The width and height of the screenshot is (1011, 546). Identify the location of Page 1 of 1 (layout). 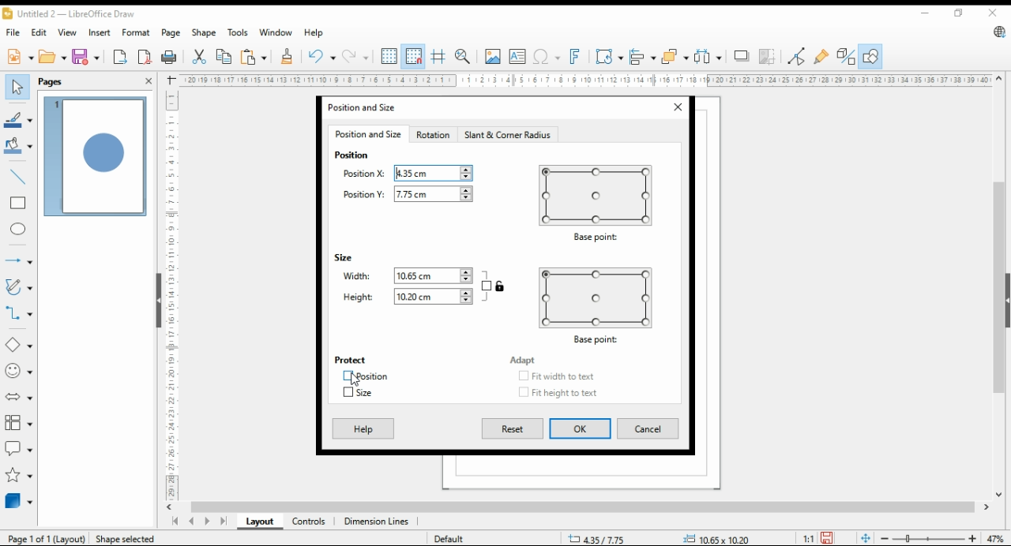
(47, 540).